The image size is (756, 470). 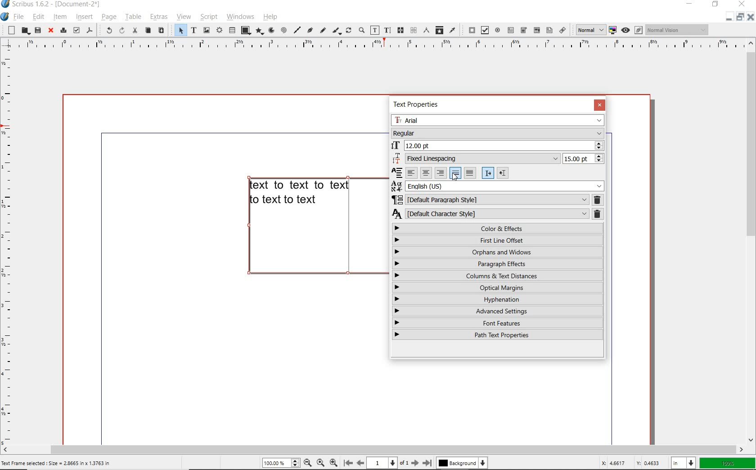 What do you see at coordinates (270, 17) in the screenshot?
I see `help` at bounding box center [270, 17].